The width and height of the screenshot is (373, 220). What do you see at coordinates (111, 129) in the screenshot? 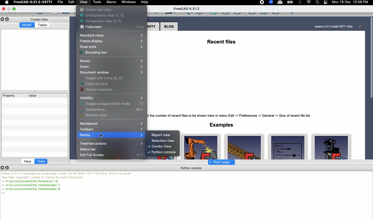
I see `Toolbars` at bounding box center [111, 129].